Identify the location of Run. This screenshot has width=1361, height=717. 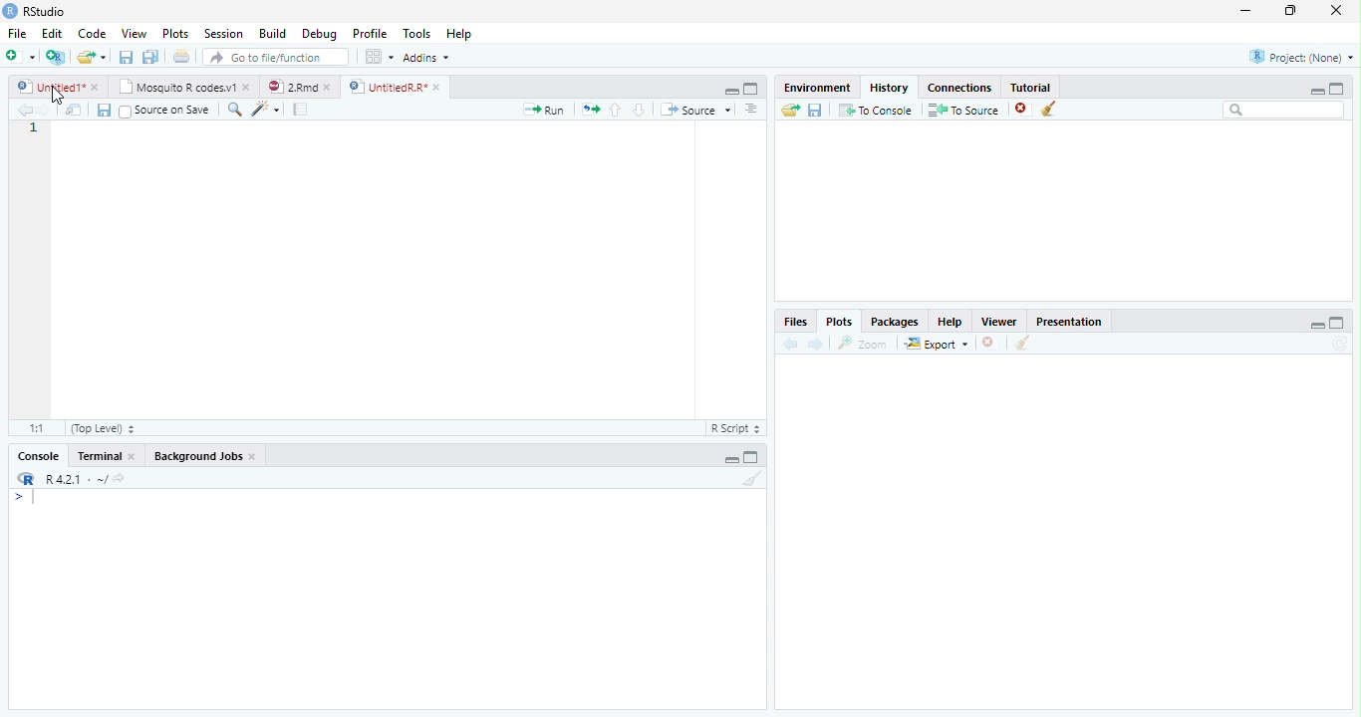
(542, 110).